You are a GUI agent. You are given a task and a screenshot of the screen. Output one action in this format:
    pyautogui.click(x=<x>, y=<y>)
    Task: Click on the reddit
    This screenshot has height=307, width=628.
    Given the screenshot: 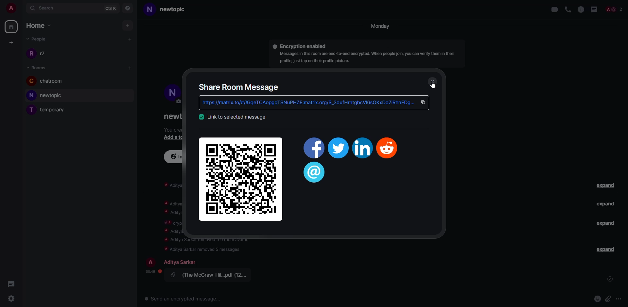 What is the action you would take?
    pyautogui.click(x=388, y=147)
    